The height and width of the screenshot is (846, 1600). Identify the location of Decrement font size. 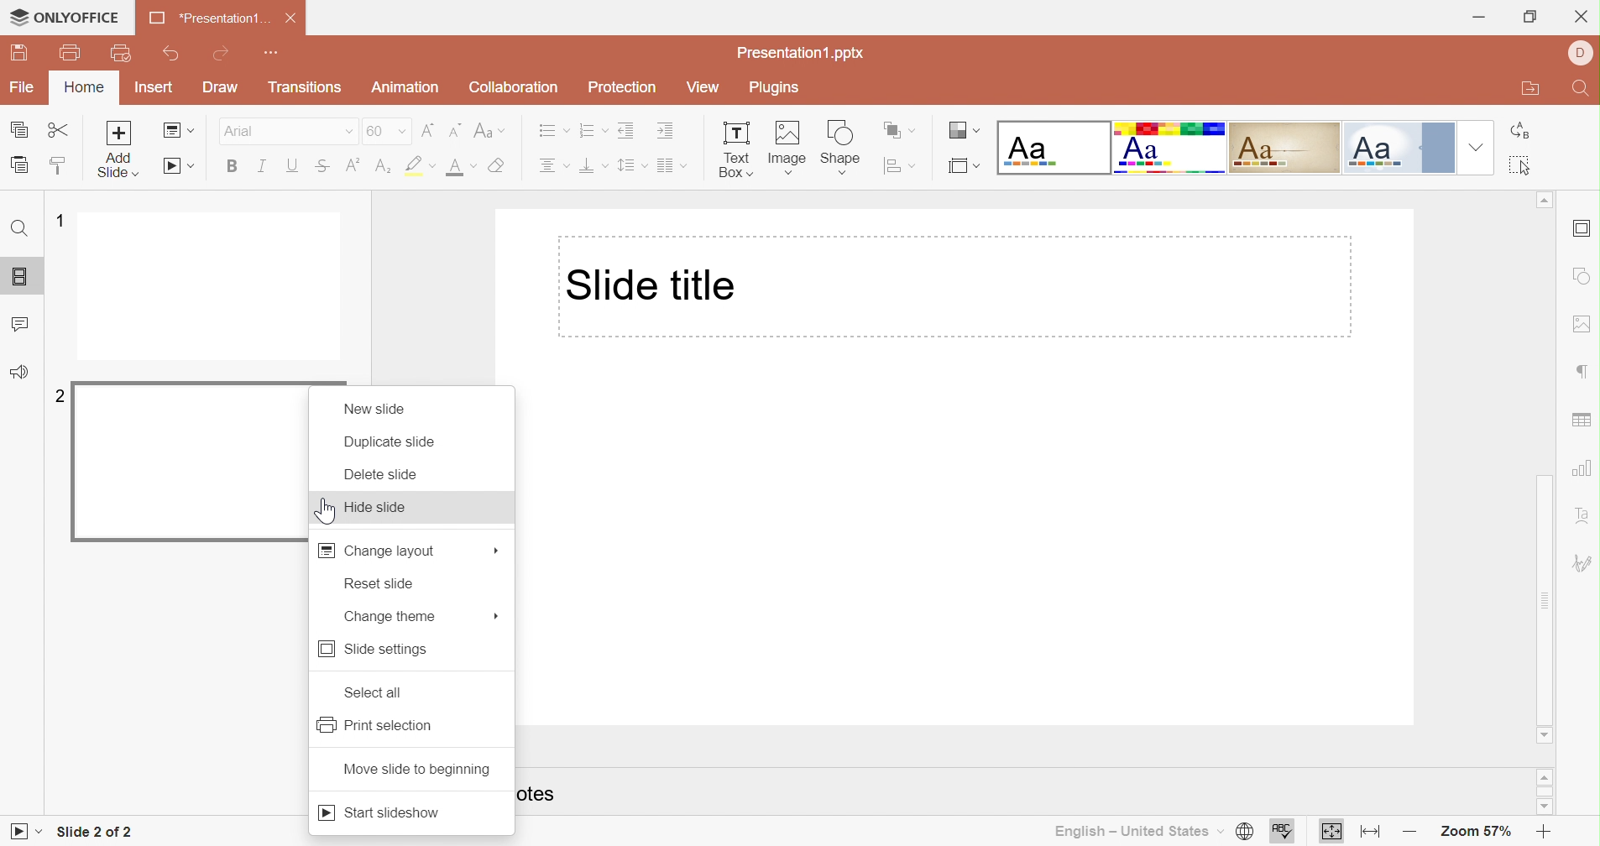
(453, 128).